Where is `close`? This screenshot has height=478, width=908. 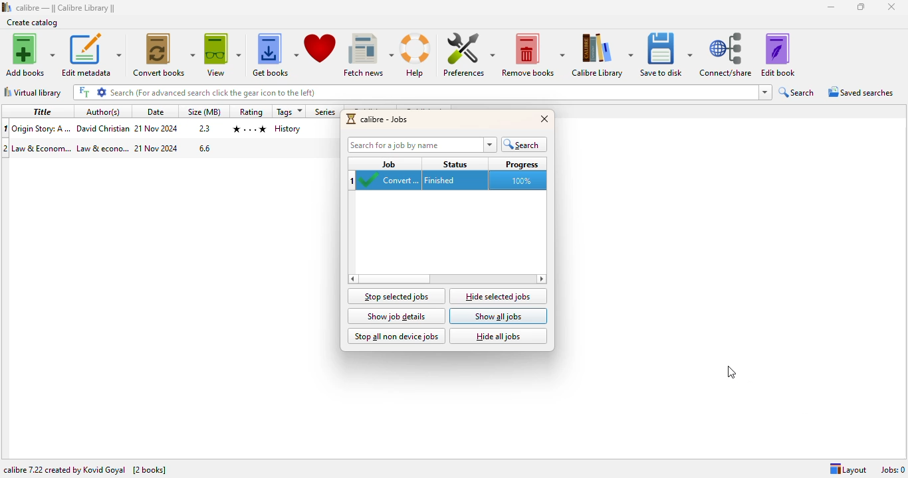
close is located at coordinates (545, 118).